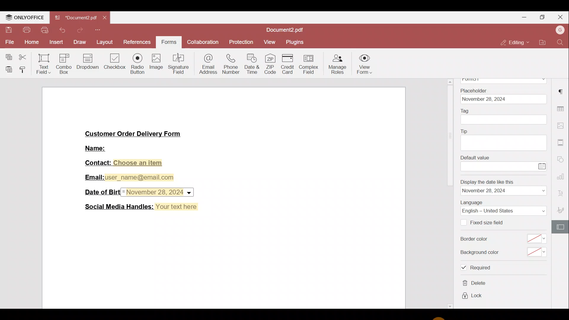 The width and height of the screenshot is (569, 320). I want to click on Radio button, so click(137, 62).